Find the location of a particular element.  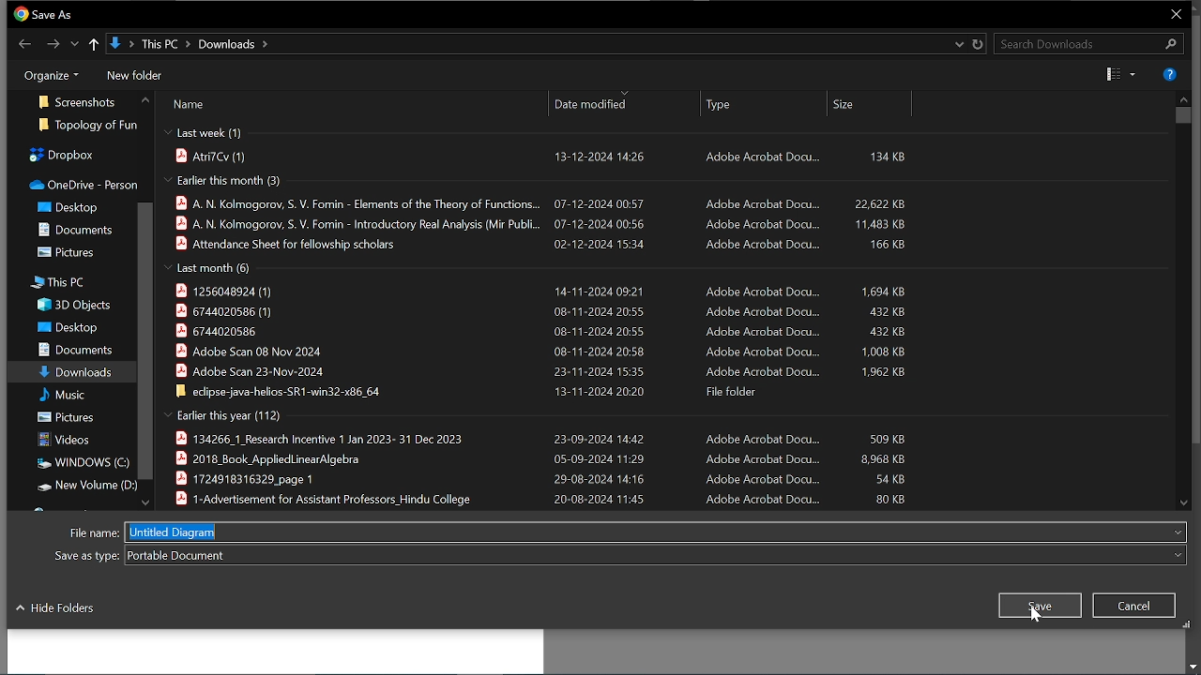

22,622 KB is located at coordinates (878, 203).